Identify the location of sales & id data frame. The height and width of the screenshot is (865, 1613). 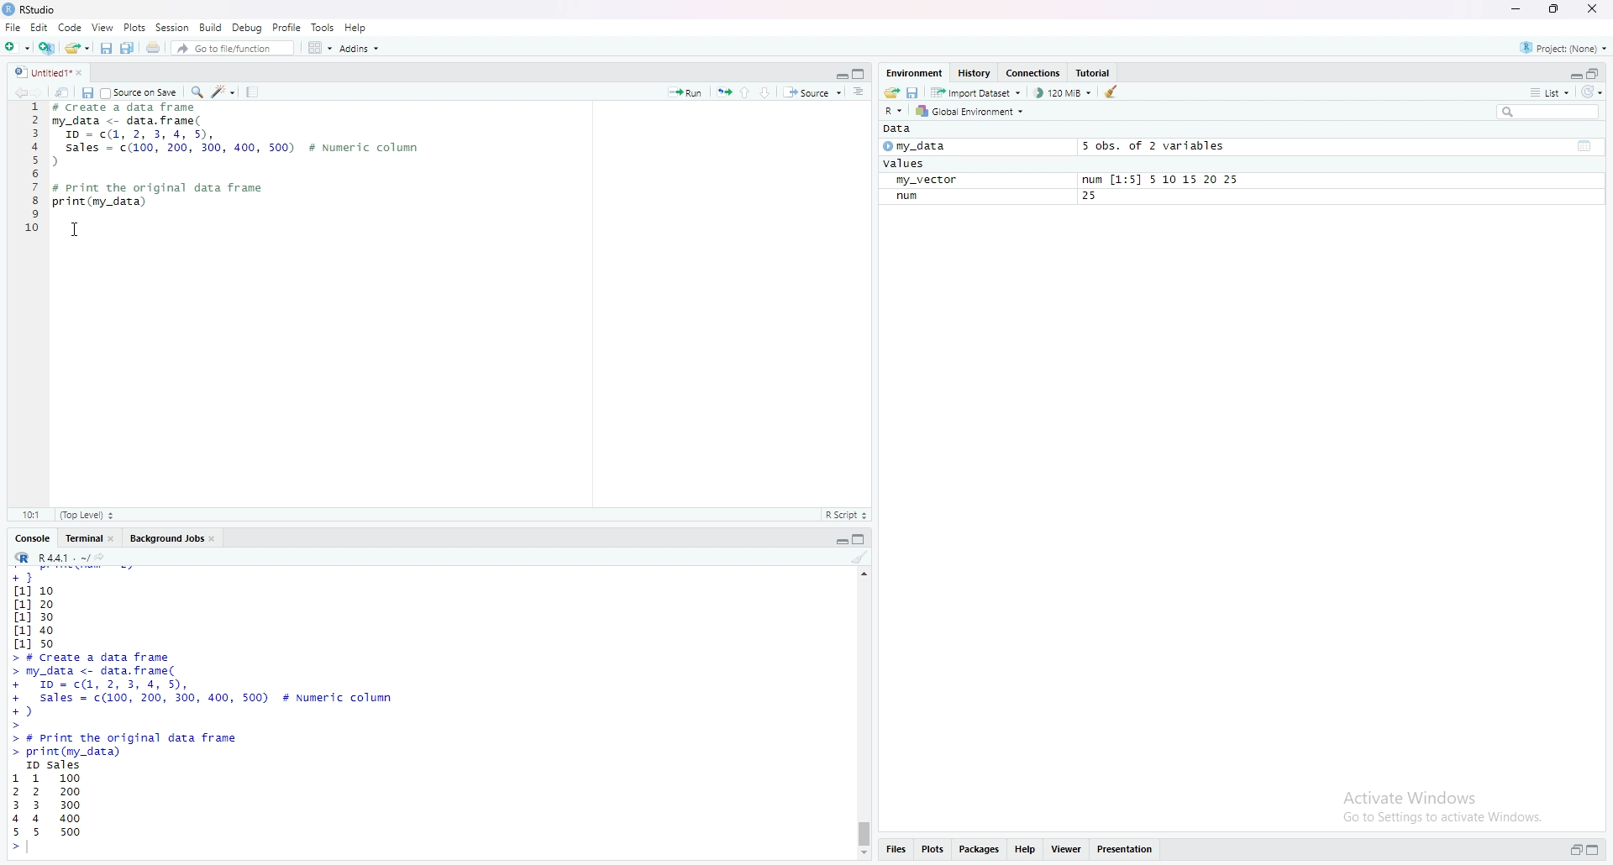
(229, 691).